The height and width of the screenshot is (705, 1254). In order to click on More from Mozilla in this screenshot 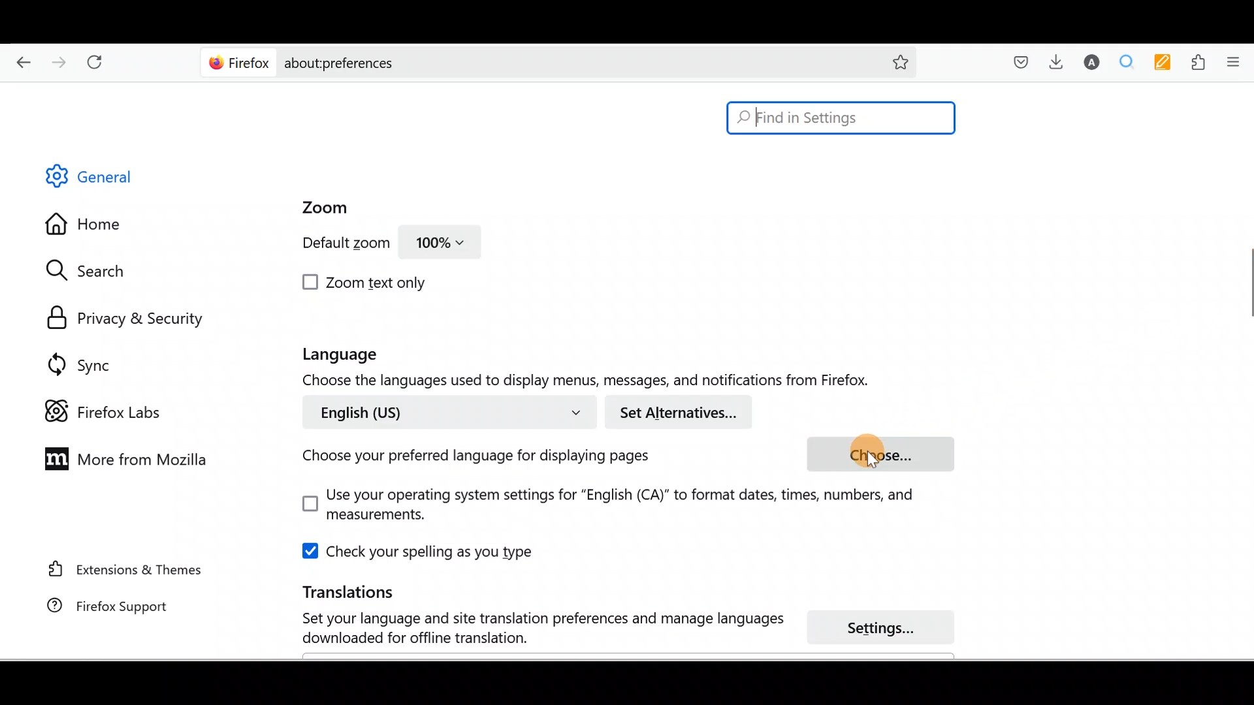, I will do `click(122, 458)`.